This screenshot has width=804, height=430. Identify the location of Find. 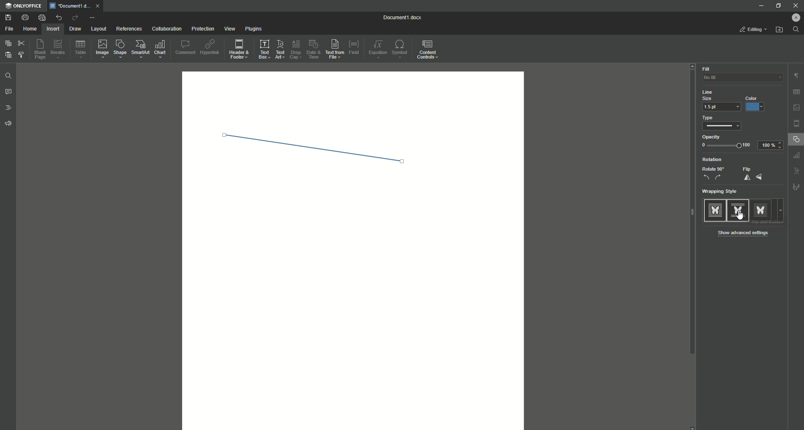
(798, 29).